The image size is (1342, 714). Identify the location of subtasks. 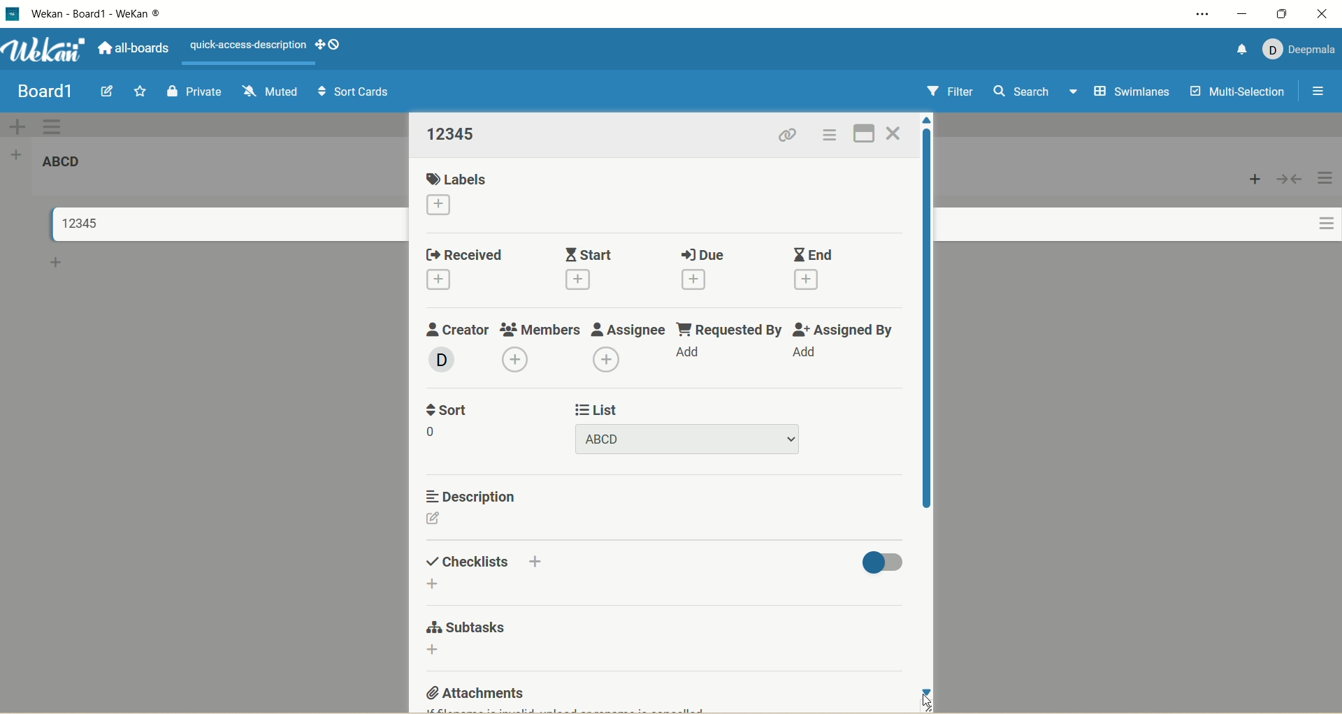
(467, 629).